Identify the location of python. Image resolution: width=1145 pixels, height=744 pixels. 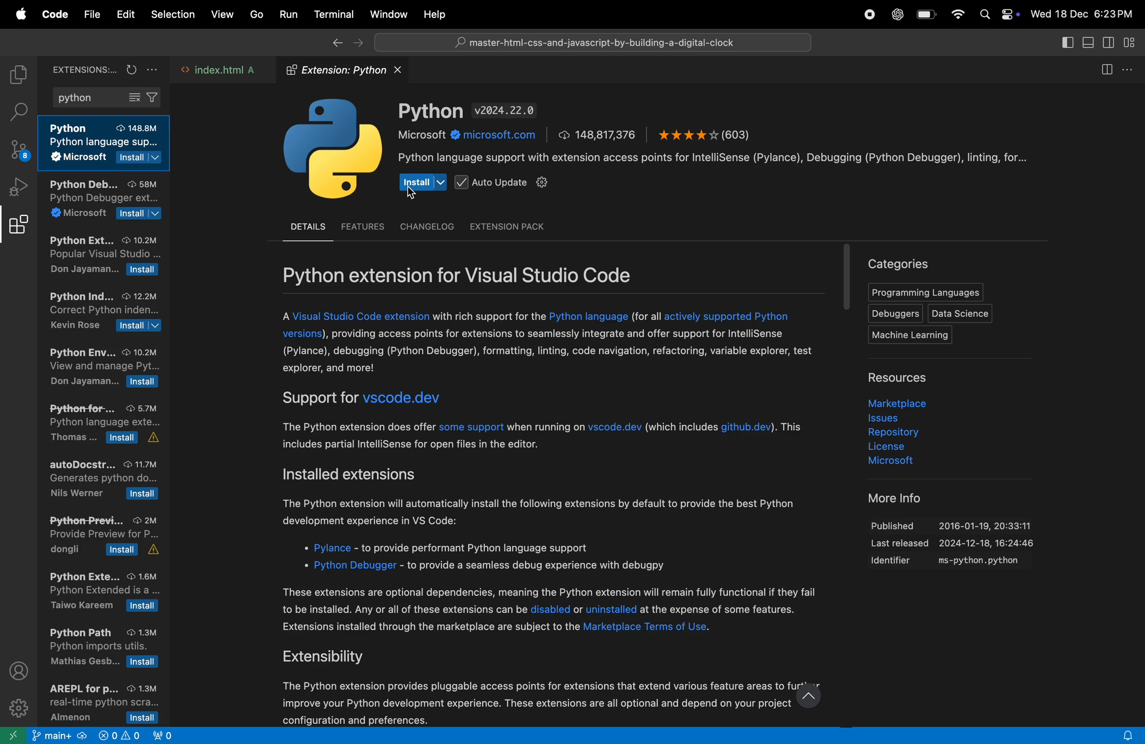
(106, 99).